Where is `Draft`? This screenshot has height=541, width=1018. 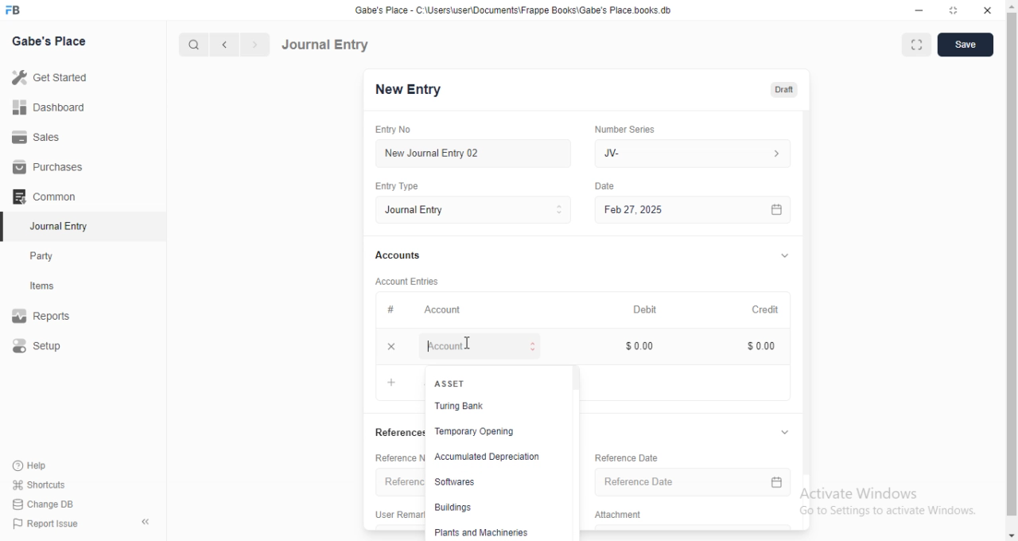 Draft is located at coordinates (787, 89).